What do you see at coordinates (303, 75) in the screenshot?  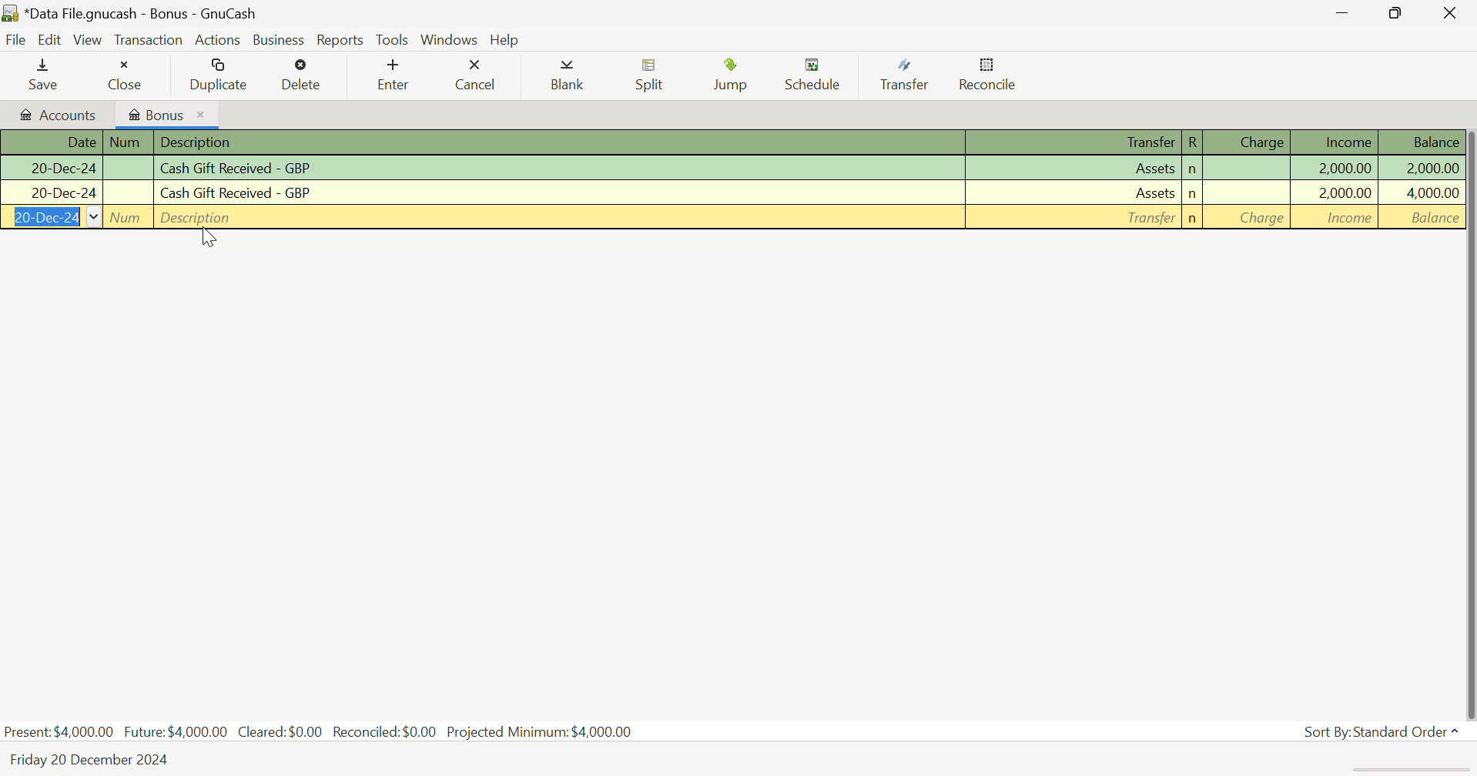 I see `Delete ` at bounding box center [303, 75].